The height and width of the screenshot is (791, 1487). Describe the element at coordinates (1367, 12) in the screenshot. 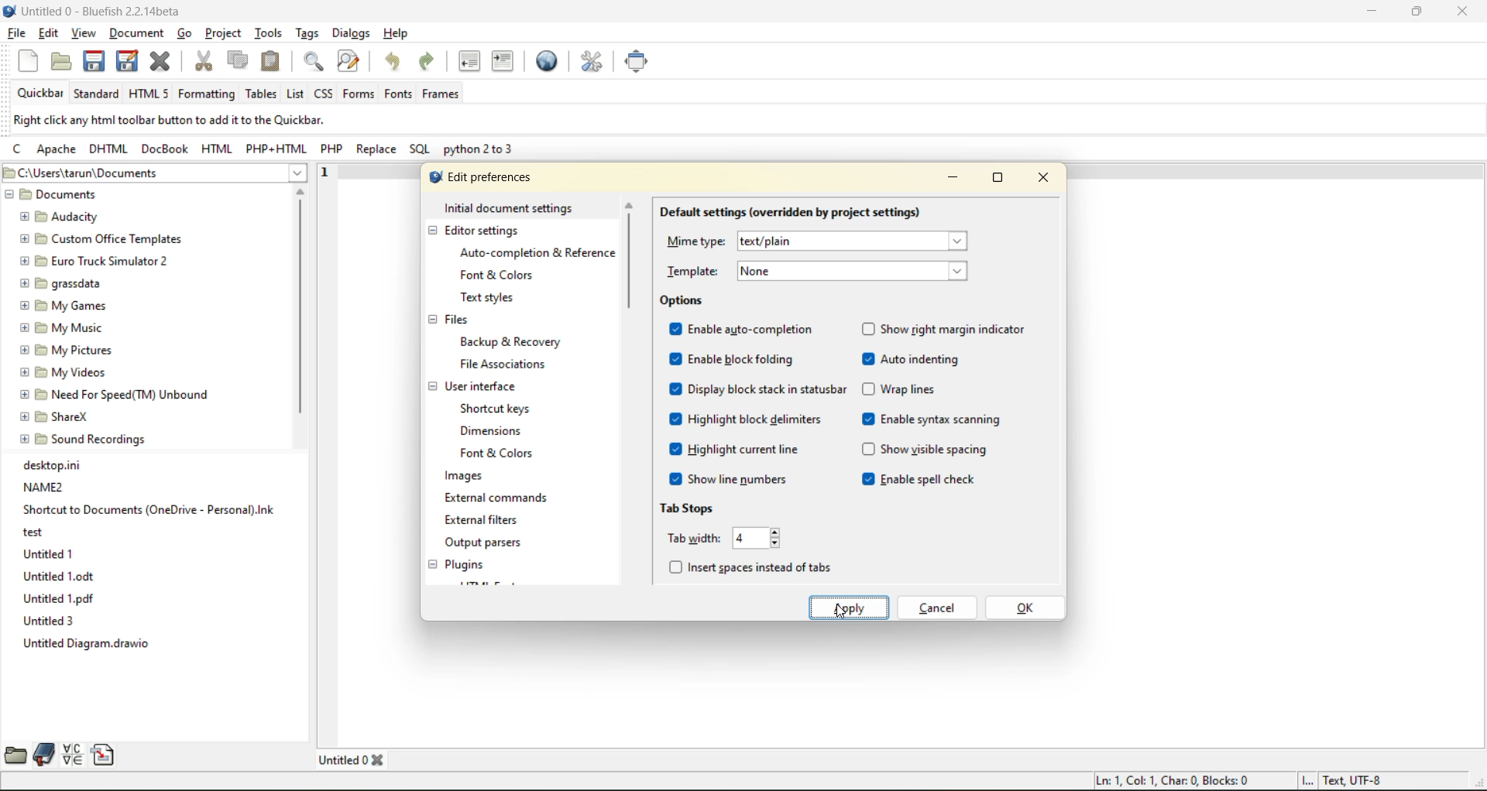

I see `minimize` at that location.